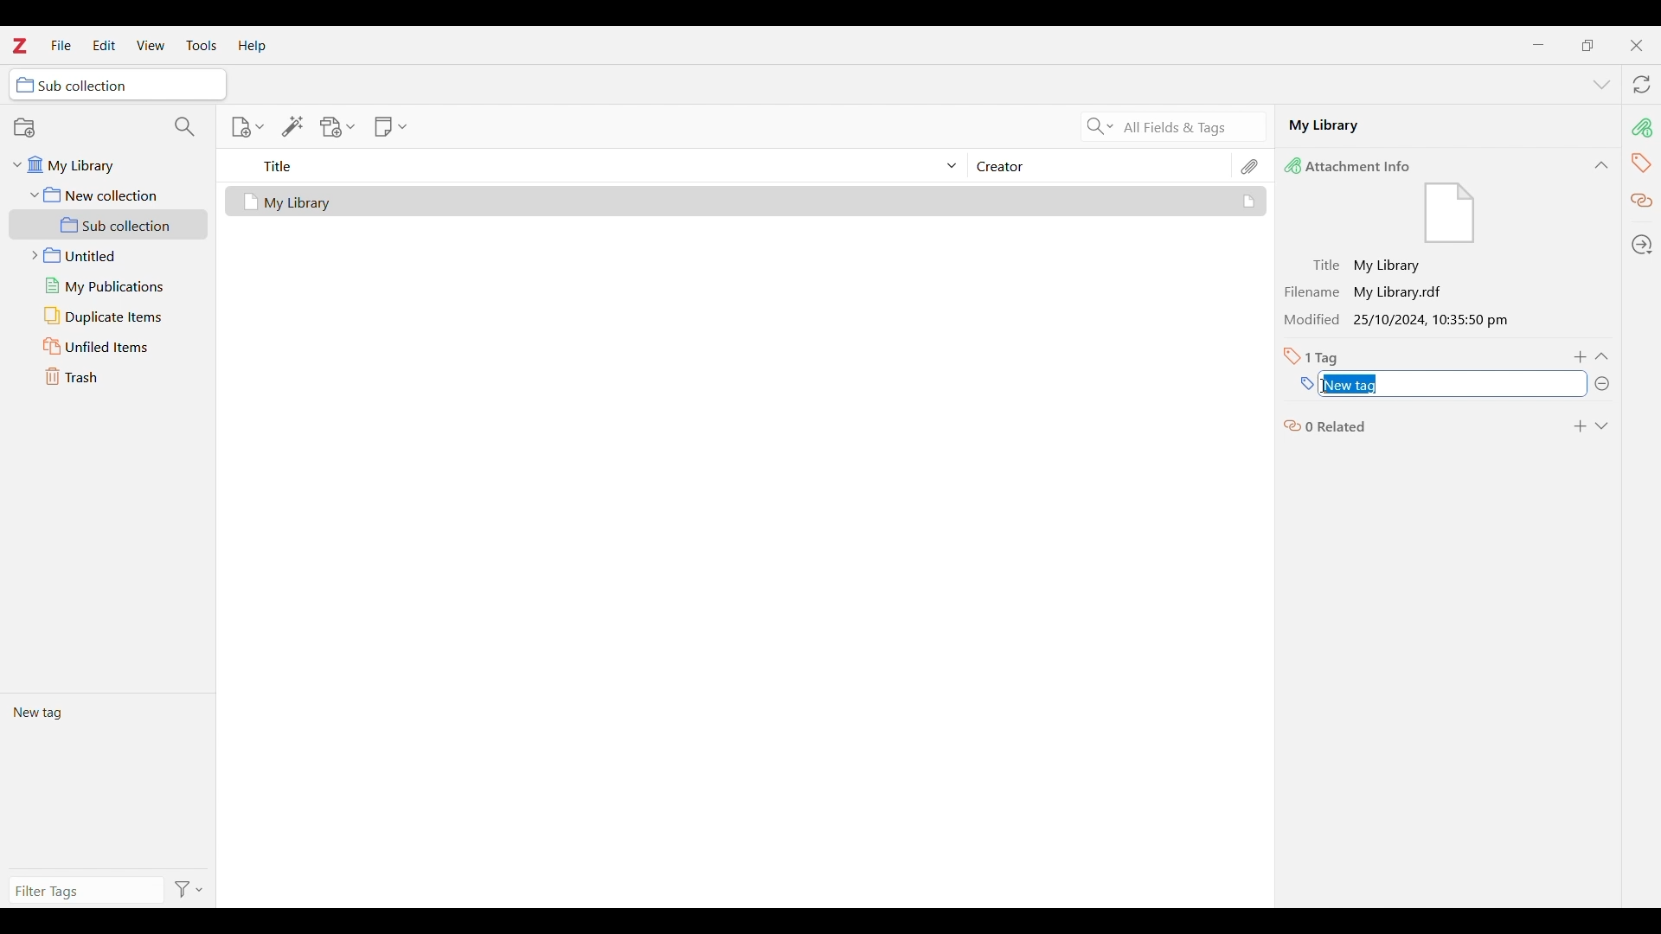 The height and width of the screenshot is (934, 1661). I want to click on Add, so click(1580, 426).